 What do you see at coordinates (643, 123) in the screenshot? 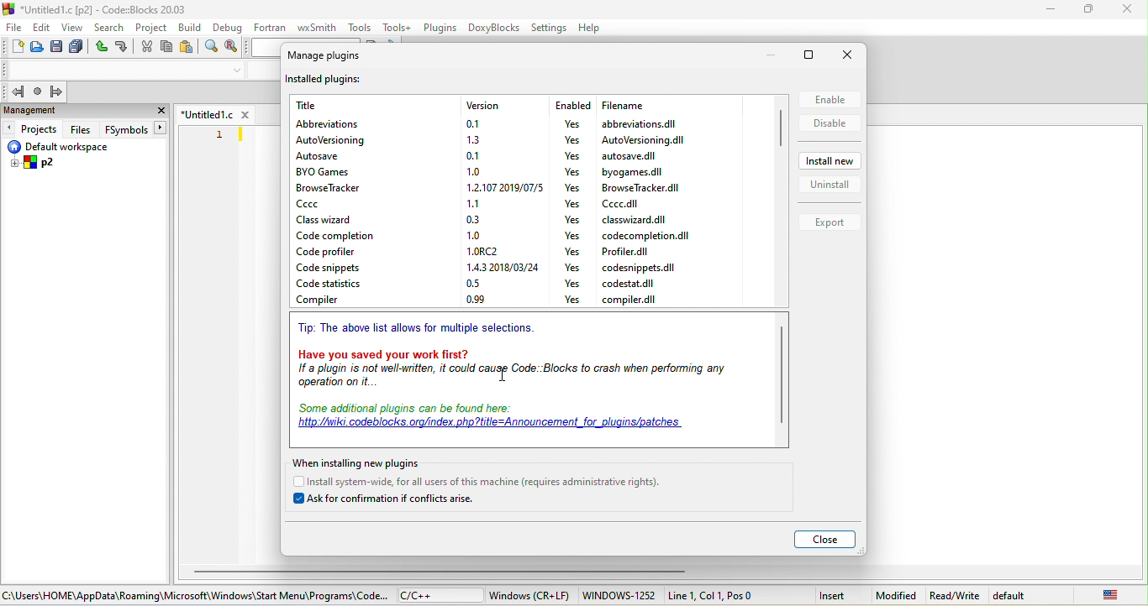
I see `abbreviations` at bounding box center [643, 123].